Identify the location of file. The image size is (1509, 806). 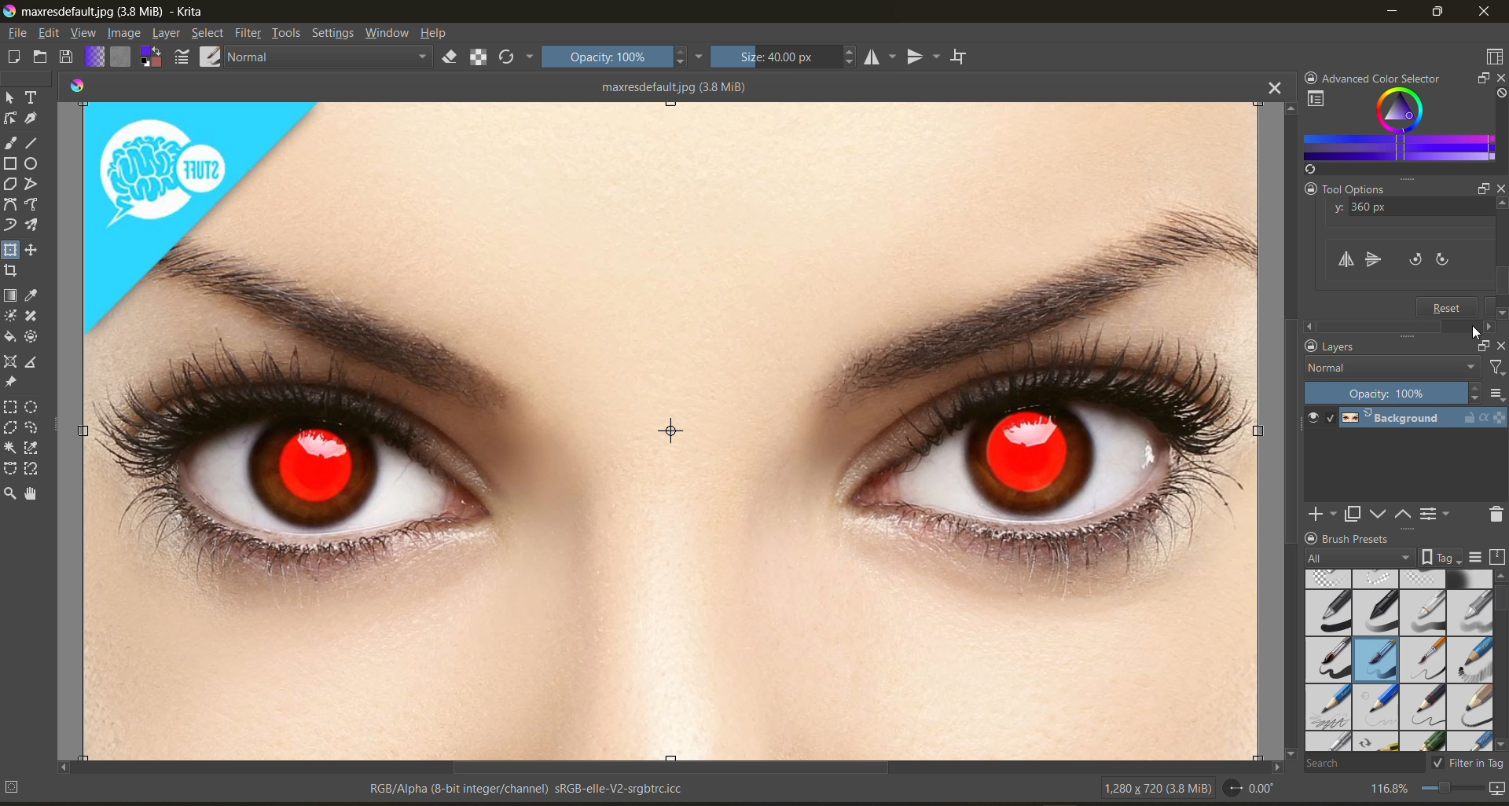
(20, 33).